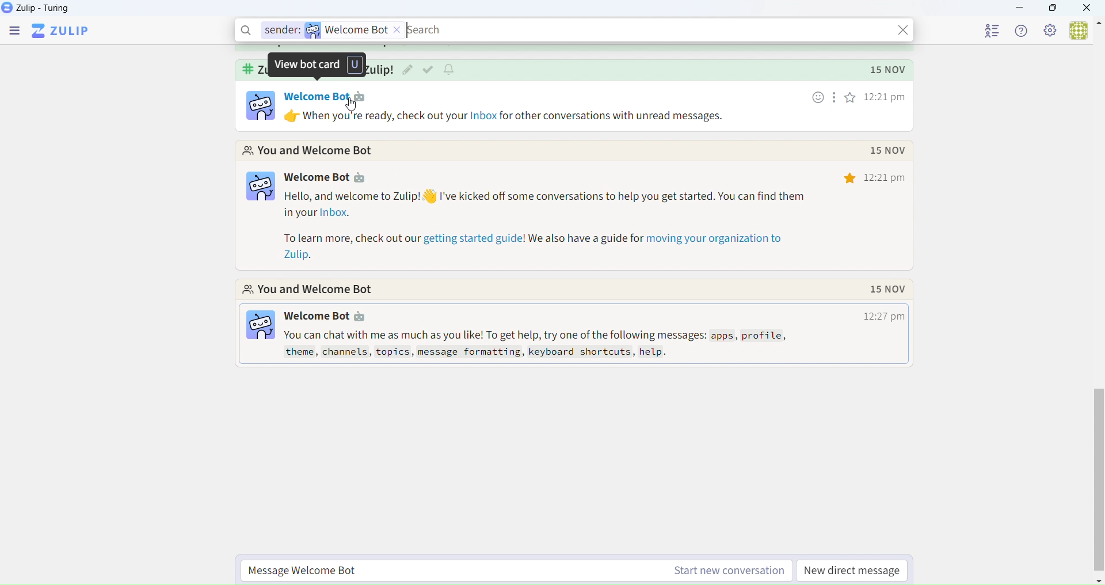 The height and width of the screenshot is (585, 1105). What do you see at coordinates (545, 344) in the screenshot?
I see `You can chat with me as much as you like! To get help, try one of the following messages: apps, profile,theme, channels, topics, message formatting, keyboard shortcuts, help.` at bounding box center [545, 344].